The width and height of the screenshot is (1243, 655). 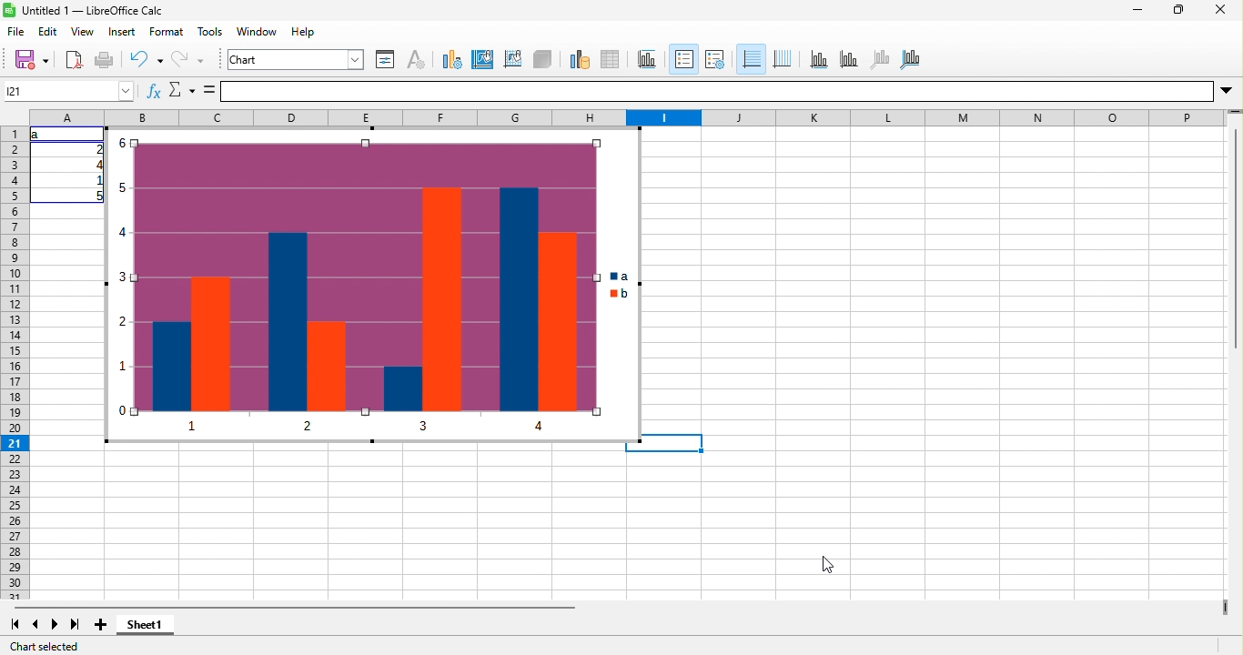 What do you see at coordinates (373, 285) in the screenshot?
I see `custom color palette added to column chart` at bounding box center [373, 285].